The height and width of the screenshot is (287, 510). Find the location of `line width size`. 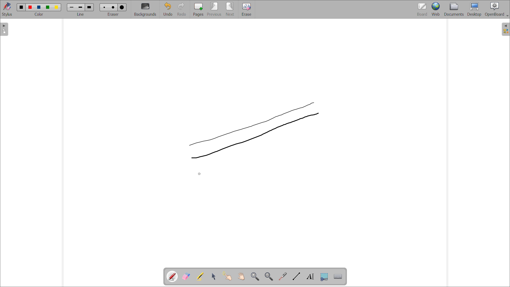

line width size is located at coordinates (72, 8).